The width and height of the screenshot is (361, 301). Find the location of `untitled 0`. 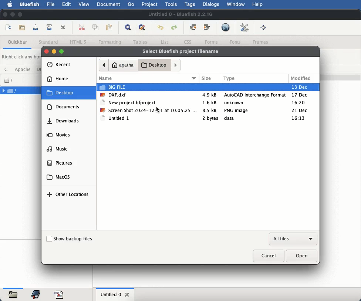

untitled 0 is located at coordinates (111, 295).